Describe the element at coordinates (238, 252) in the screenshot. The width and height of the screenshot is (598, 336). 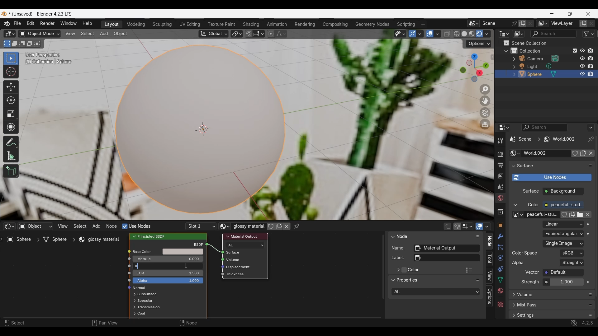
I see `Surface` at that location.